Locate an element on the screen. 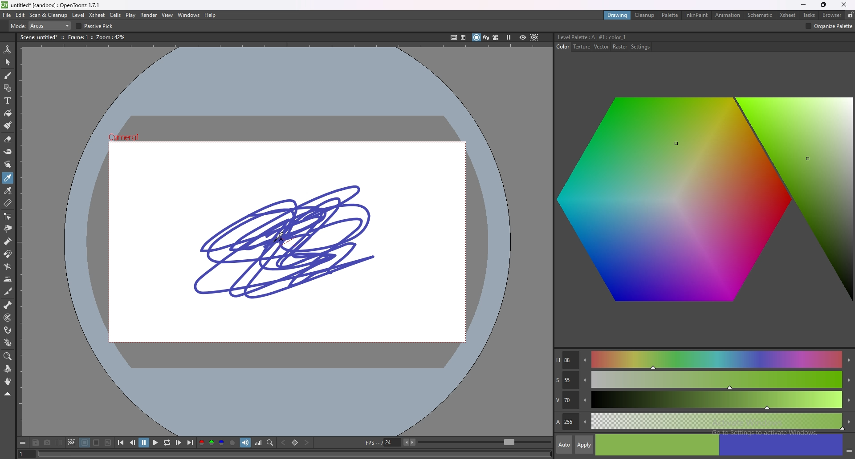 Image resolution: width=855 pixels, height=459 pixels. next frame is located at coordinates (178, 442).